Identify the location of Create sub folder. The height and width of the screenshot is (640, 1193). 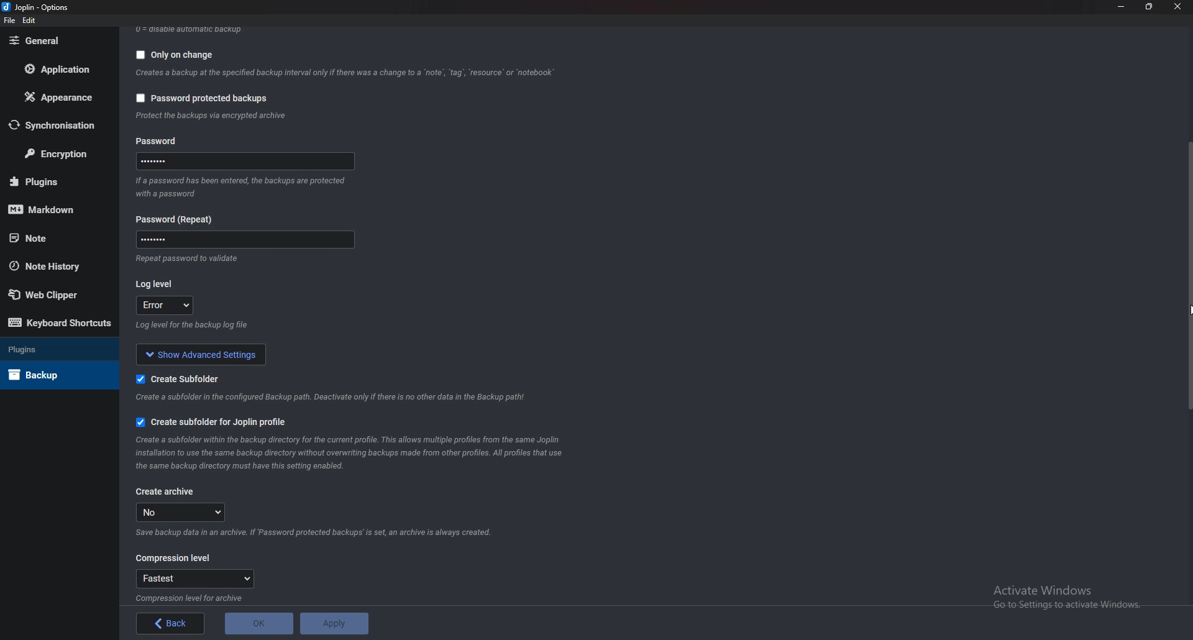
(181, 379).